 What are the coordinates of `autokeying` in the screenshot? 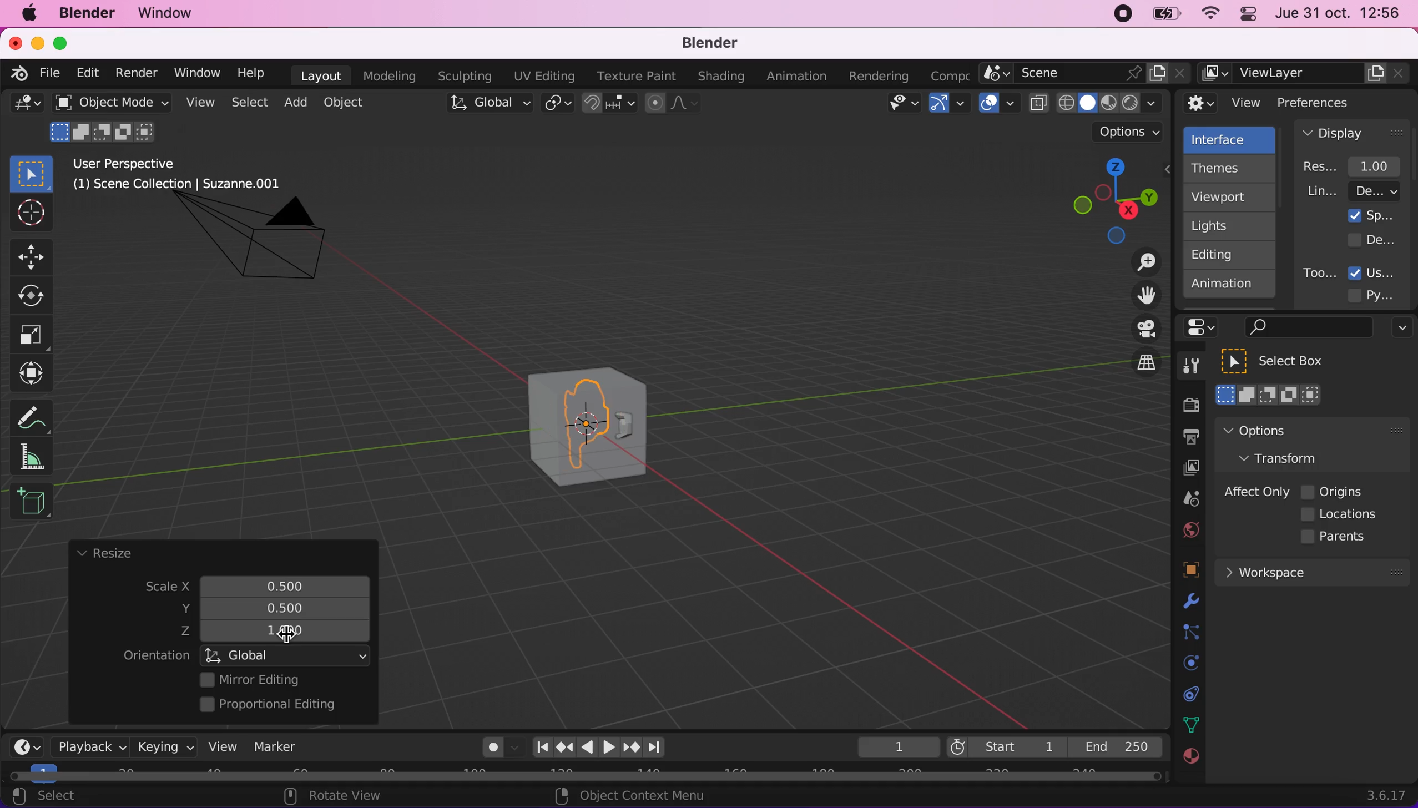 It's located at (493, 750).